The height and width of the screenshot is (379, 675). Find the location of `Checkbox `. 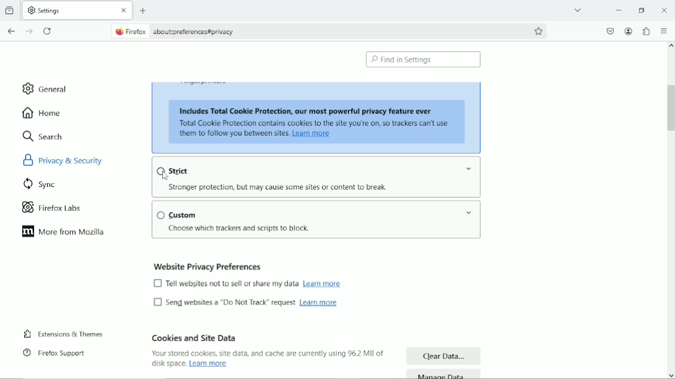

Checkbox  is located at coordinates (159, 215).